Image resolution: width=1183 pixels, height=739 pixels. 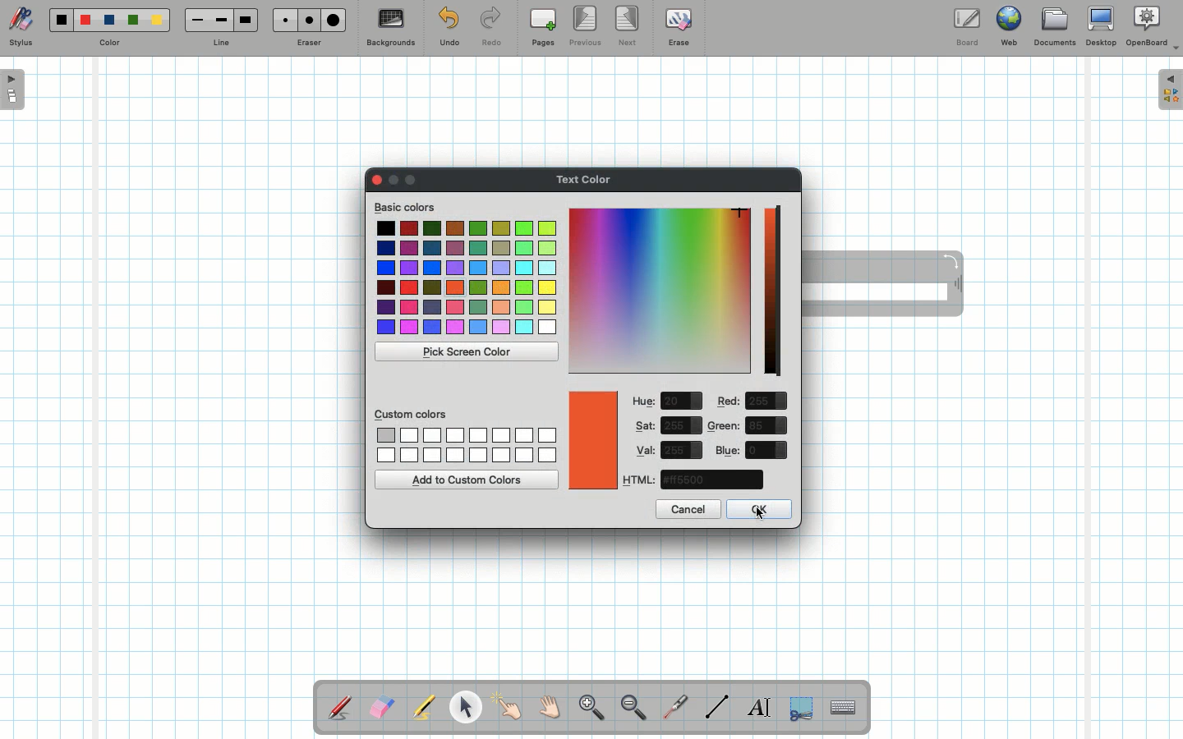 What do you see at coordinates (844, 703) in the screenshot?
I see `Text input` at bounding box center [844, 703].